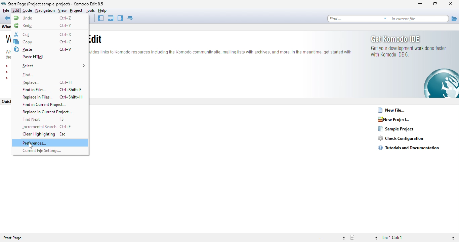 This screenshot has height=242, width=459. I want to click on paste html, so click(46, 57).